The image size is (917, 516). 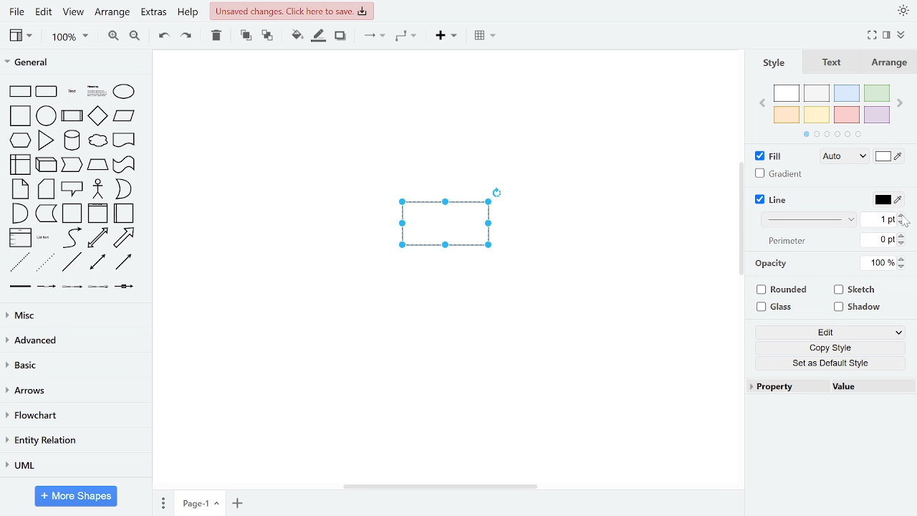 I want to click on waypoints, so click(x=408, y=37).